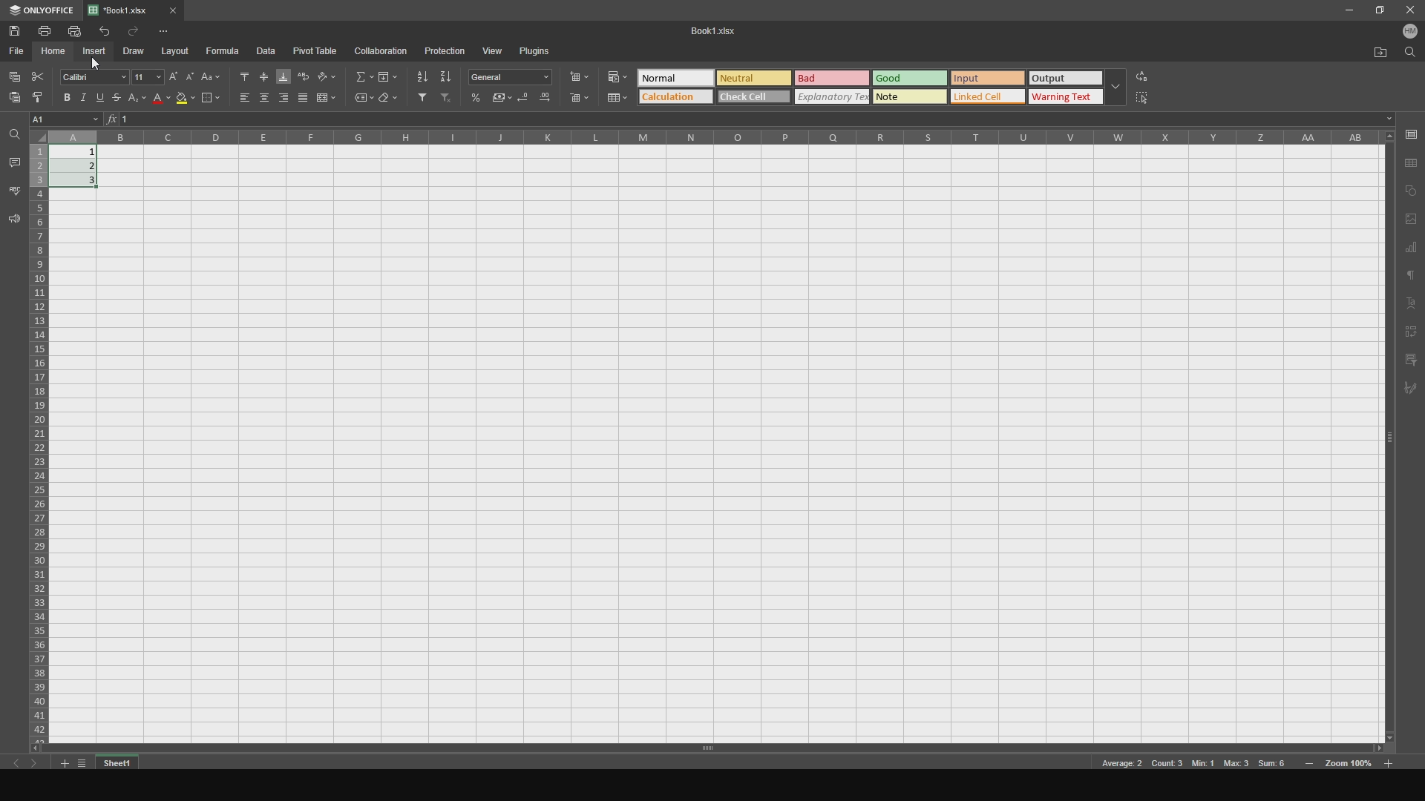  I want to click on copy style, so click(38, 97).